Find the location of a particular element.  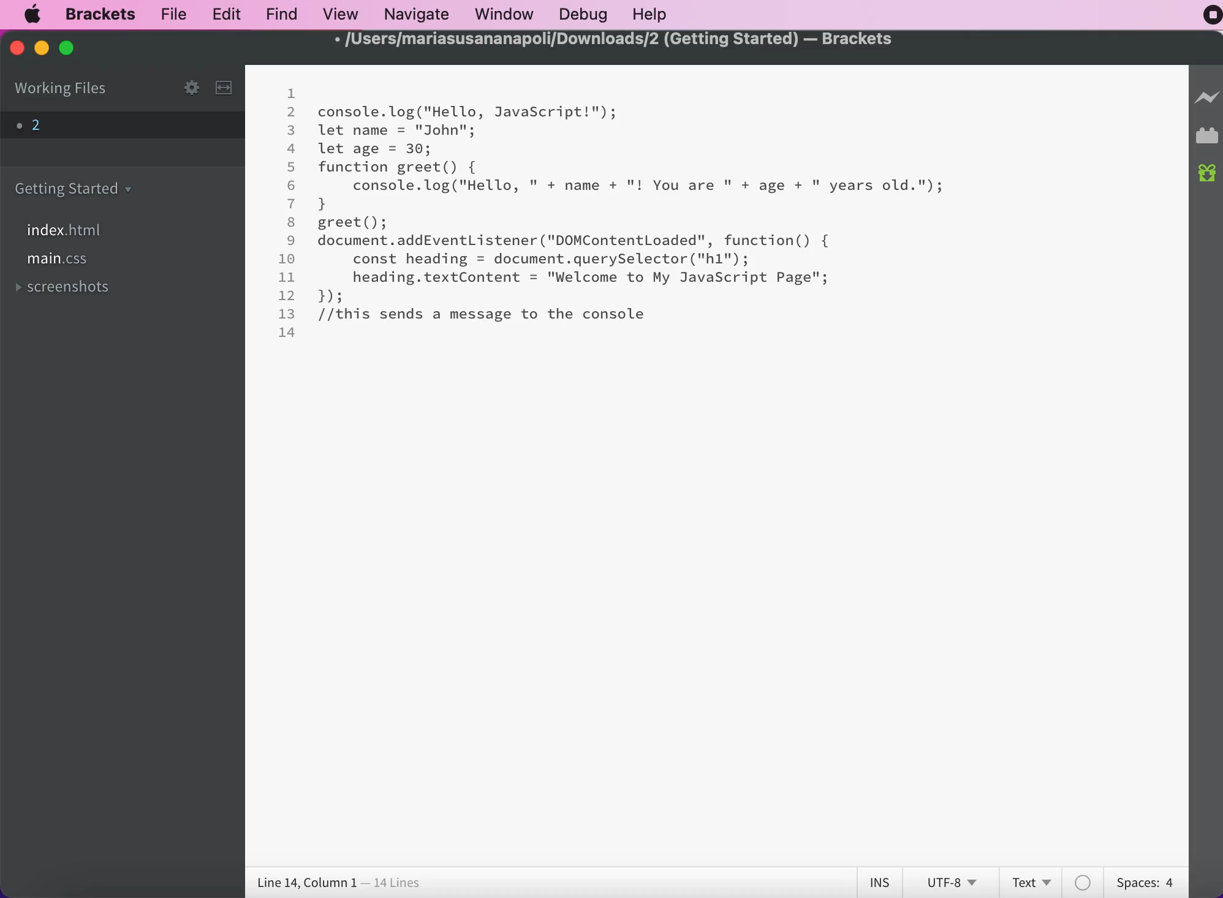

ins is located at coordinates (877, 880).